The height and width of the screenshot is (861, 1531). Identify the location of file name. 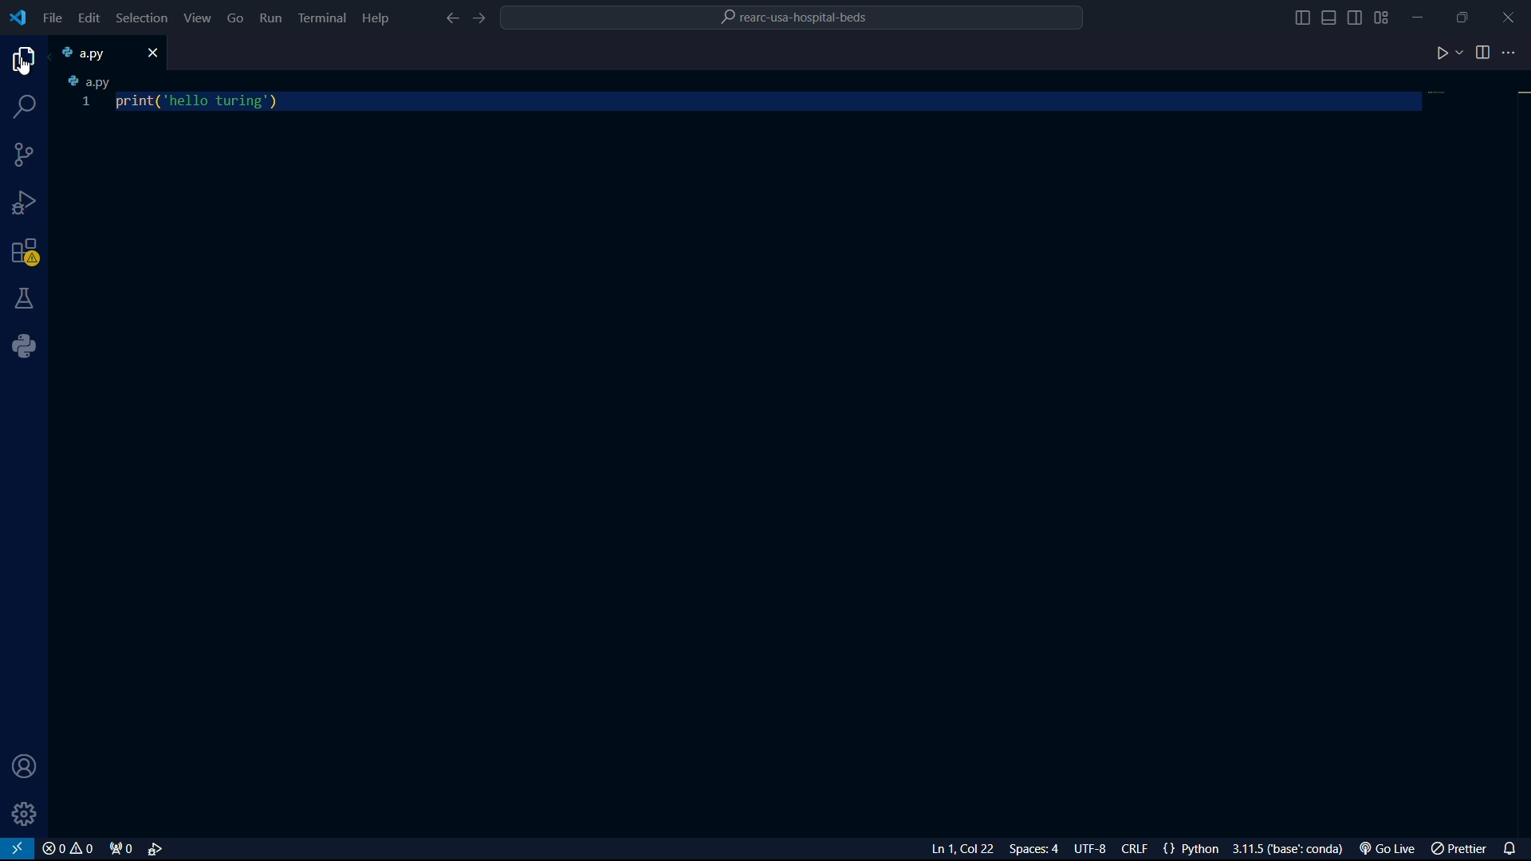
(93, 52).